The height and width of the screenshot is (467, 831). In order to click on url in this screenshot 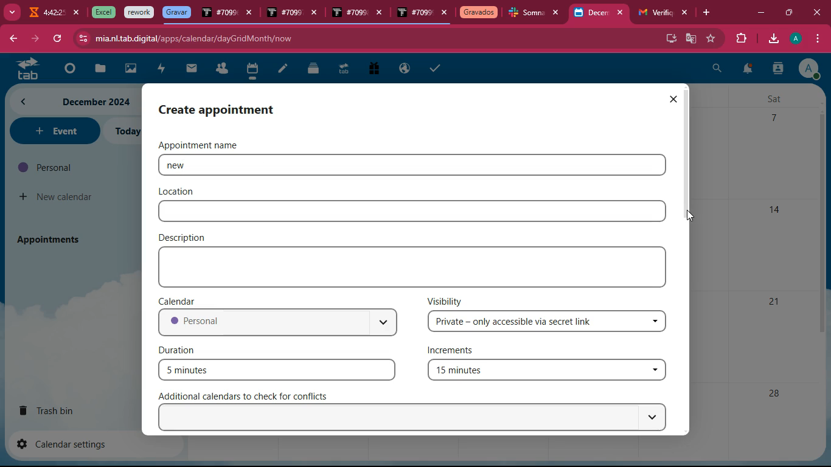, I will do `click(193, 38)`.